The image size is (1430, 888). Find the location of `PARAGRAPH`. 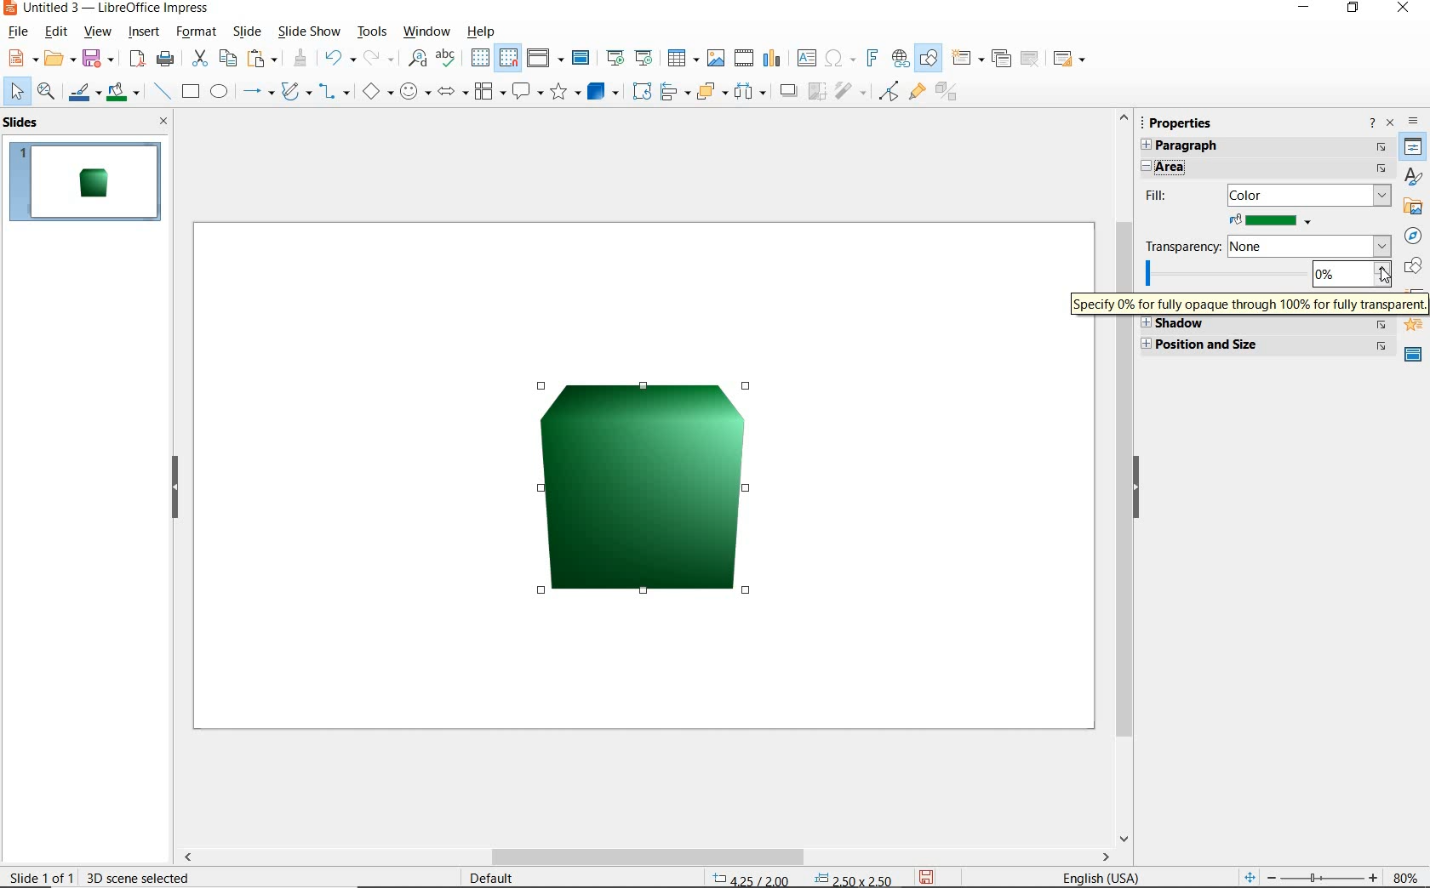

PARAGRAPH is located at coordinates (1262, 147).